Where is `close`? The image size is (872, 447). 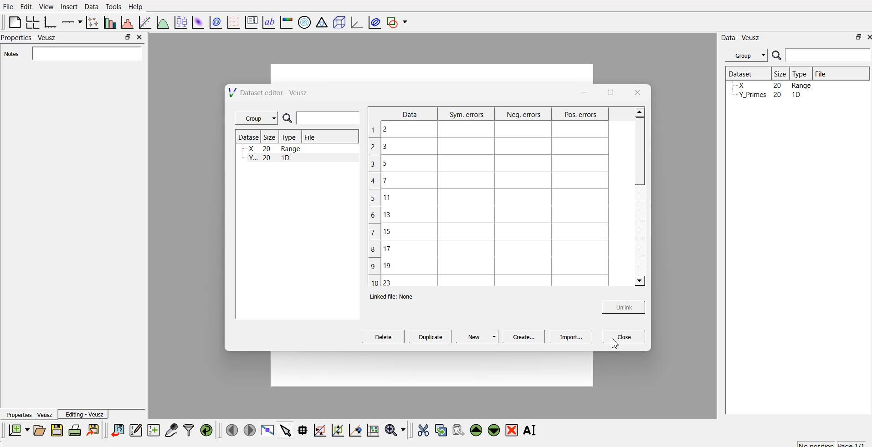 close is located at coordinates (138, 36).